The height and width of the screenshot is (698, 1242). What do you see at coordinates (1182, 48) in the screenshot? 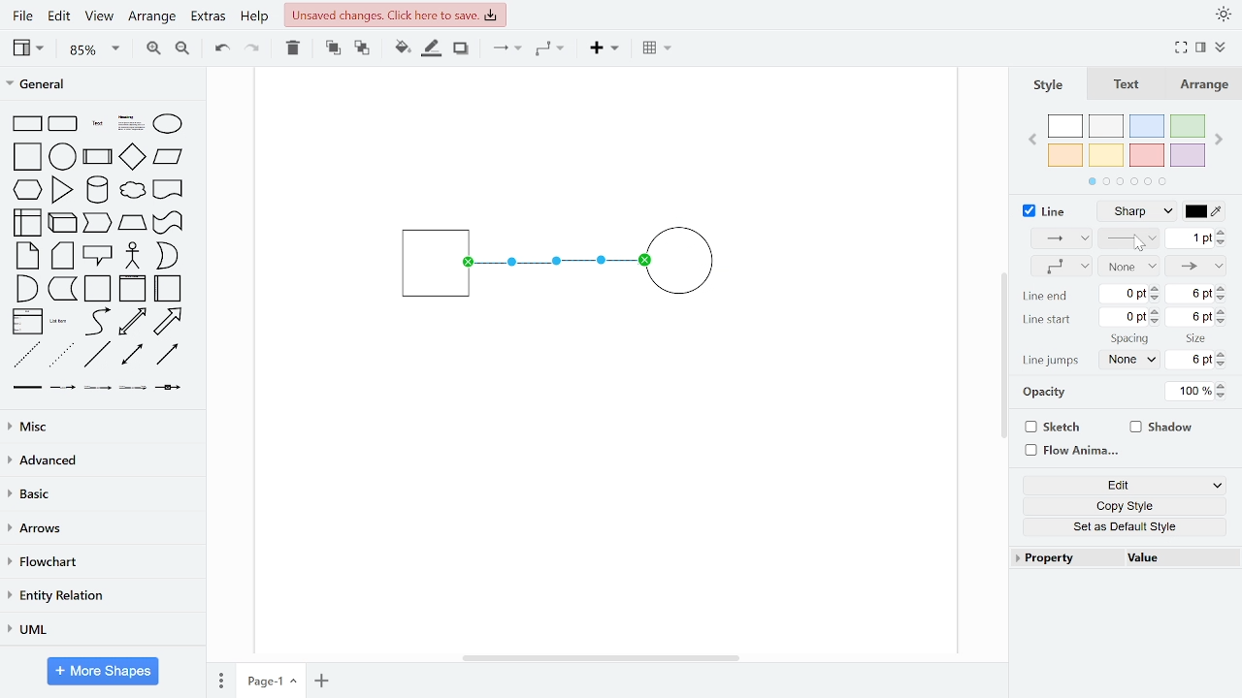
I see `full screen` at bounding box center [1182, 48].